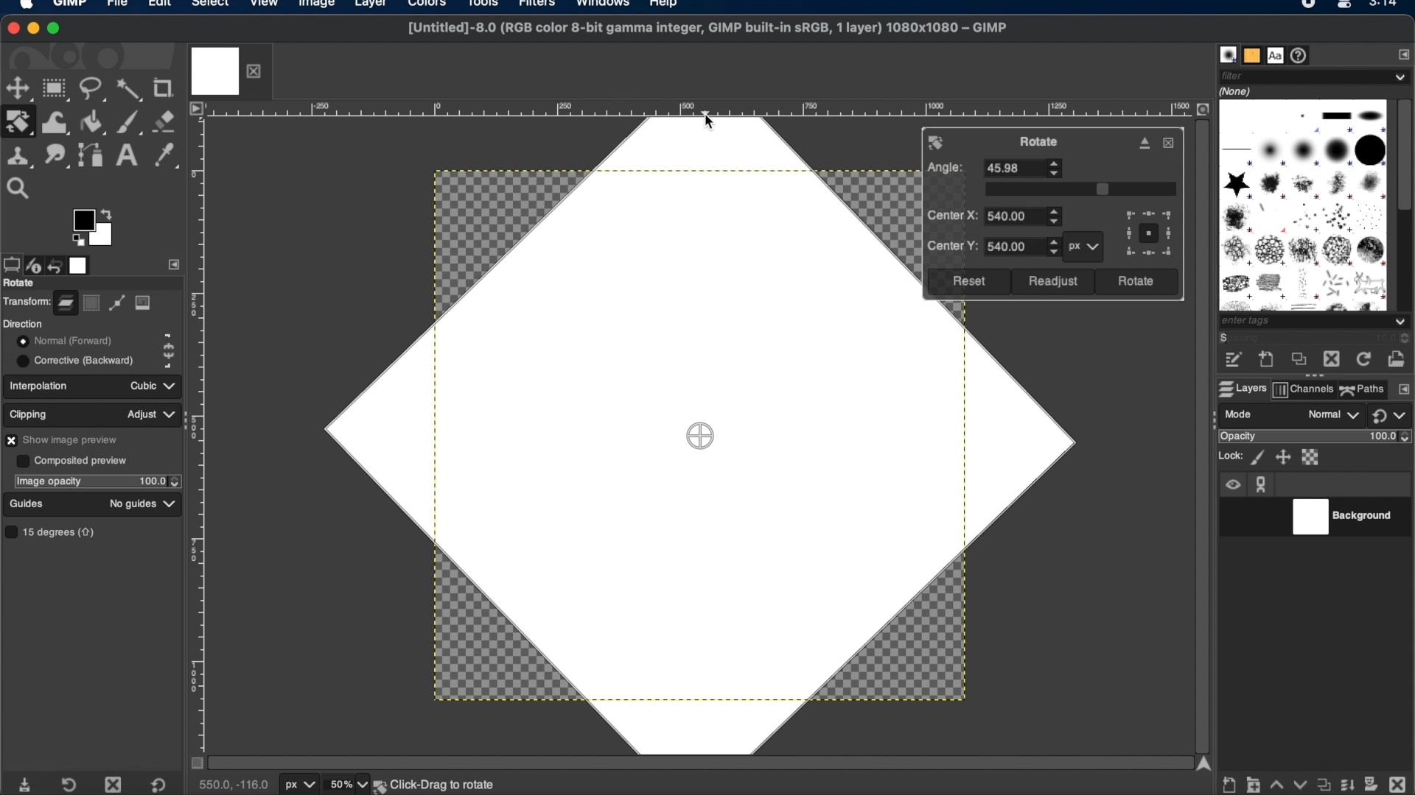 Image resolution: width=1415 pixels, height=795 pixels. I want to click on layer, so click(368, 6).